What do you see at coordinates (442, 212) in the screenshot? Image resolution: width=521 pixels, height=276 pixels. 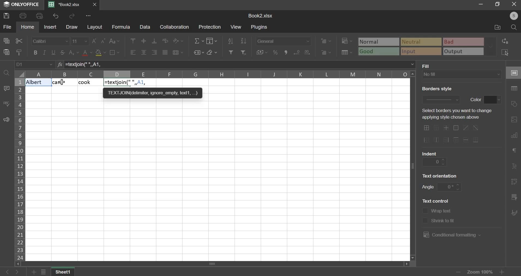 I see `text` at bounding box center [442, 212].